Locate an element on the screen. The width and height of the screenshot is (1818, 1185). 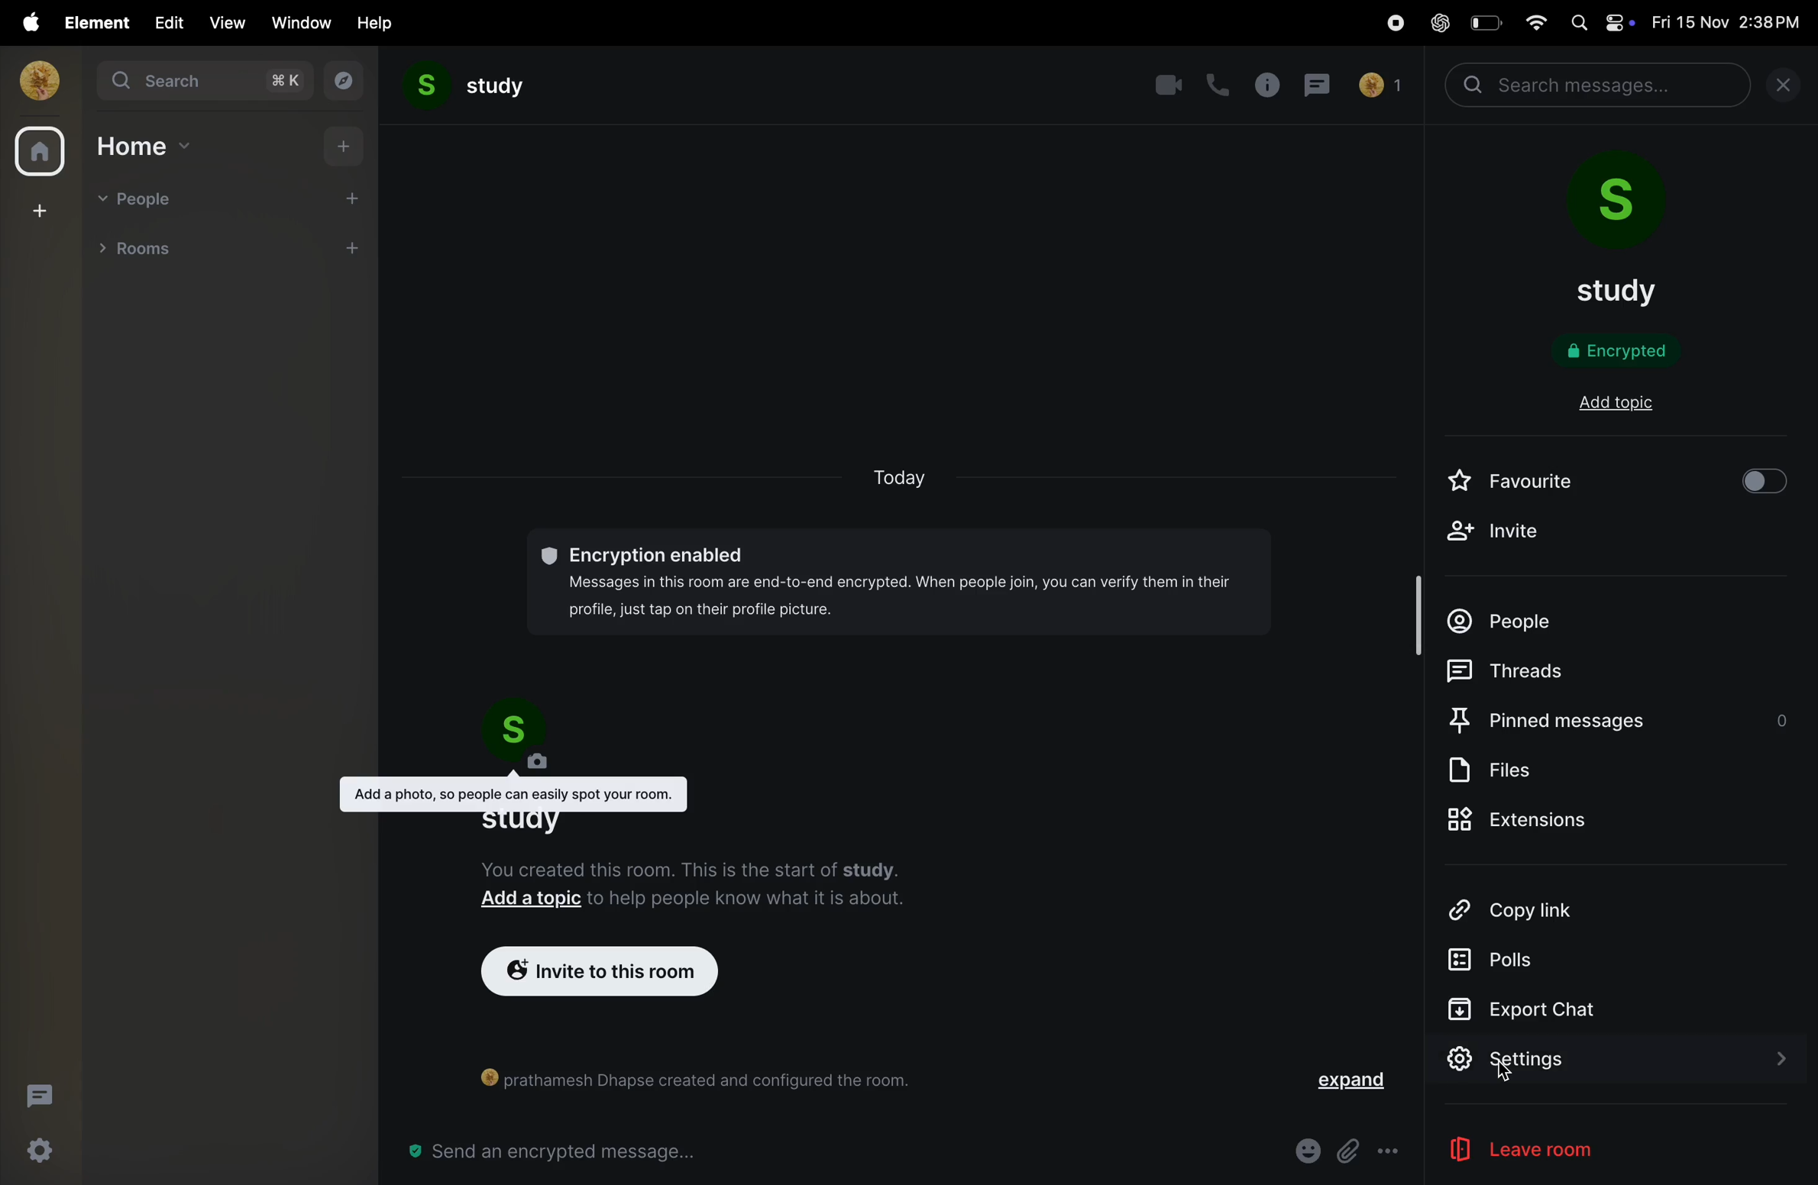
copy link is located at coordinates (1538, 909).